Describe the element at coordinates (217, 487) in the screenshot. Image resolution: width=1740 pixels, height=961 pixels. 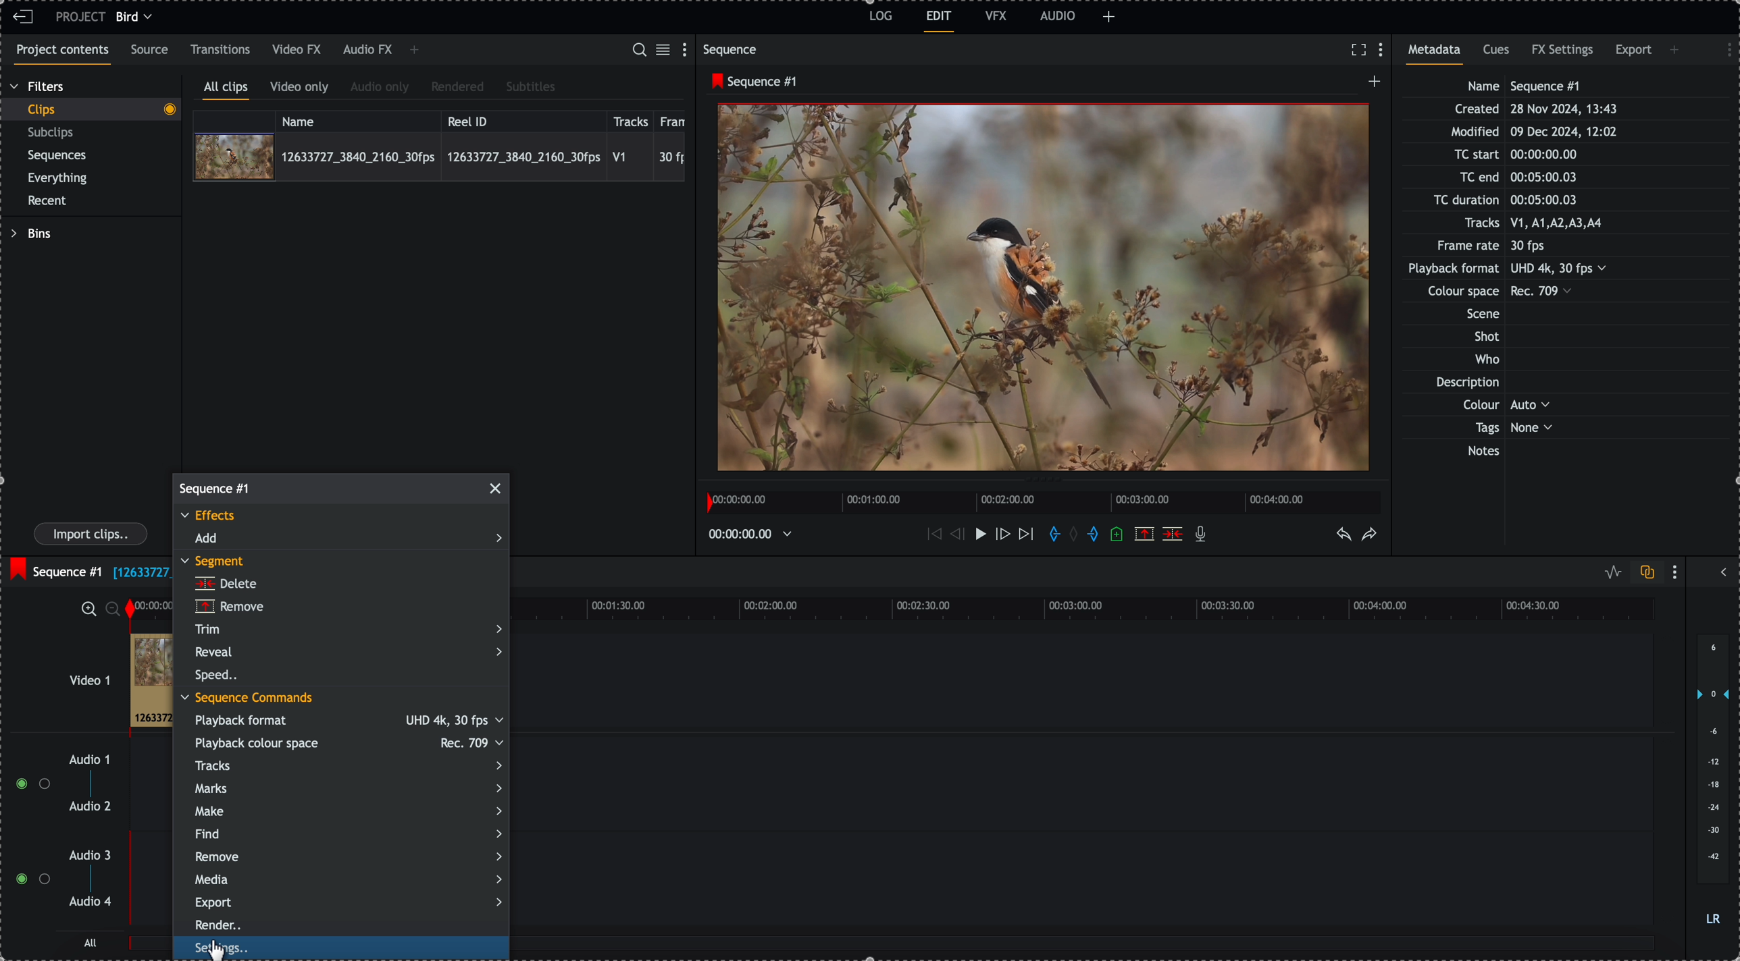
I see `sequence #1` at that location.